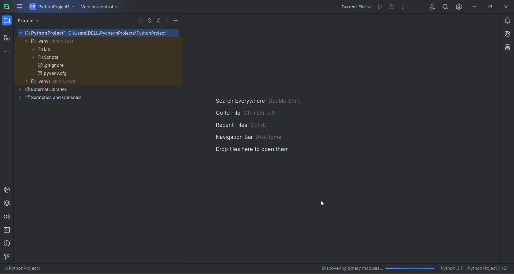  Describe the element at coordinates (324, 203) in the screenshot. I see `Cursor` at that location.